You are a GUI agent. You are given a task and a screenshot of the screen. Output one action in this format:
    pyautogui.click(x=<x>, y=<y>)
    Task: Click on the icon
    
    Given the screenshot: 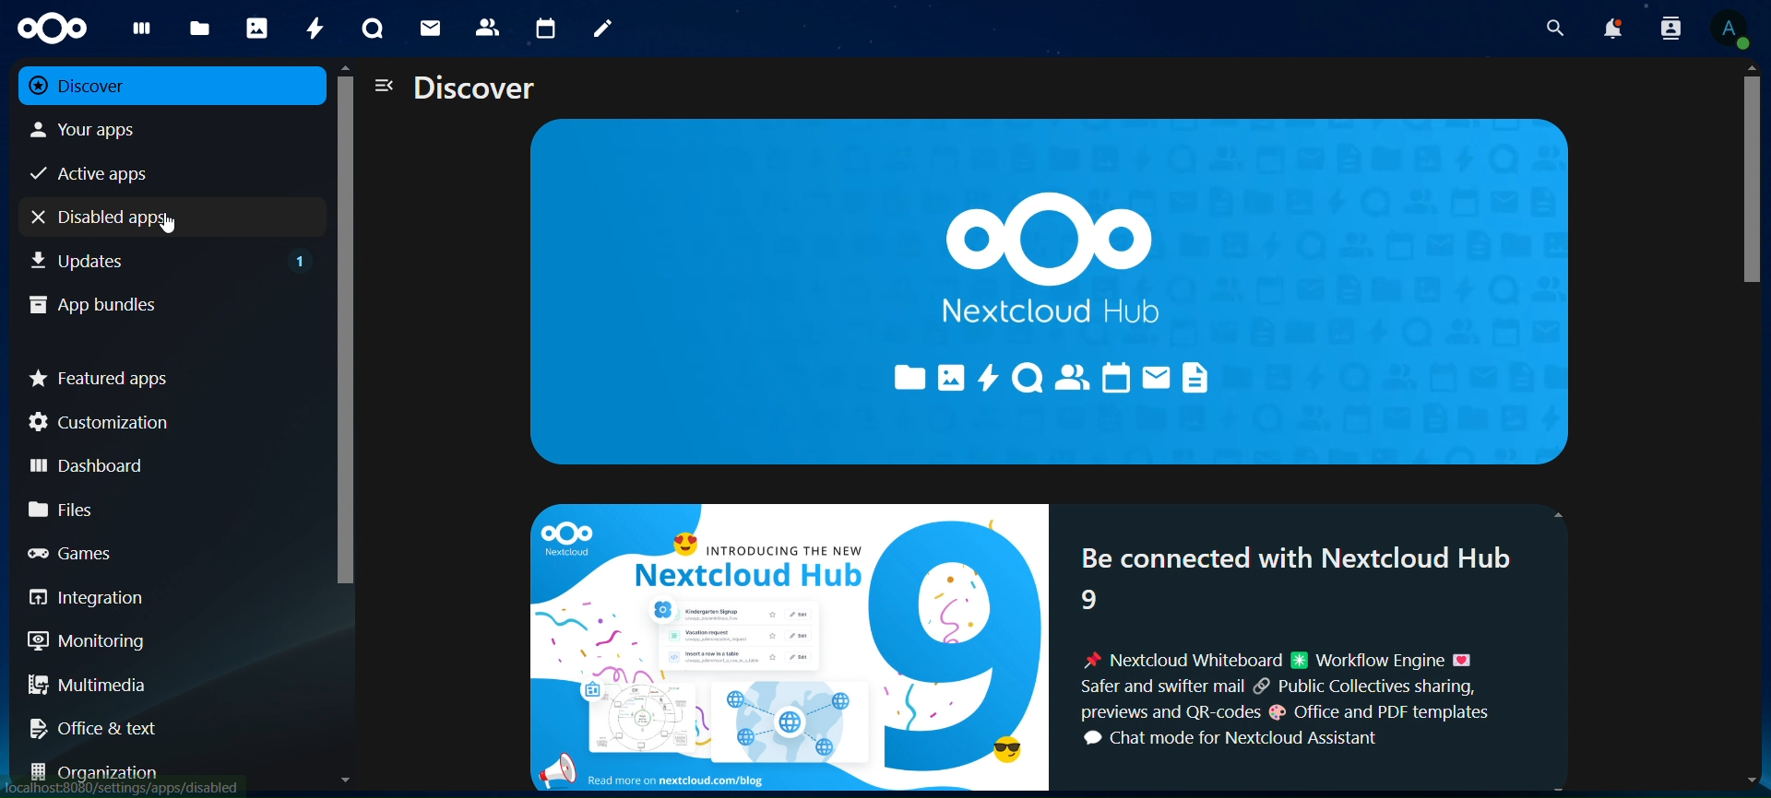 What is the action you would take?
    pyautogui.click(x=49, y=26)
    